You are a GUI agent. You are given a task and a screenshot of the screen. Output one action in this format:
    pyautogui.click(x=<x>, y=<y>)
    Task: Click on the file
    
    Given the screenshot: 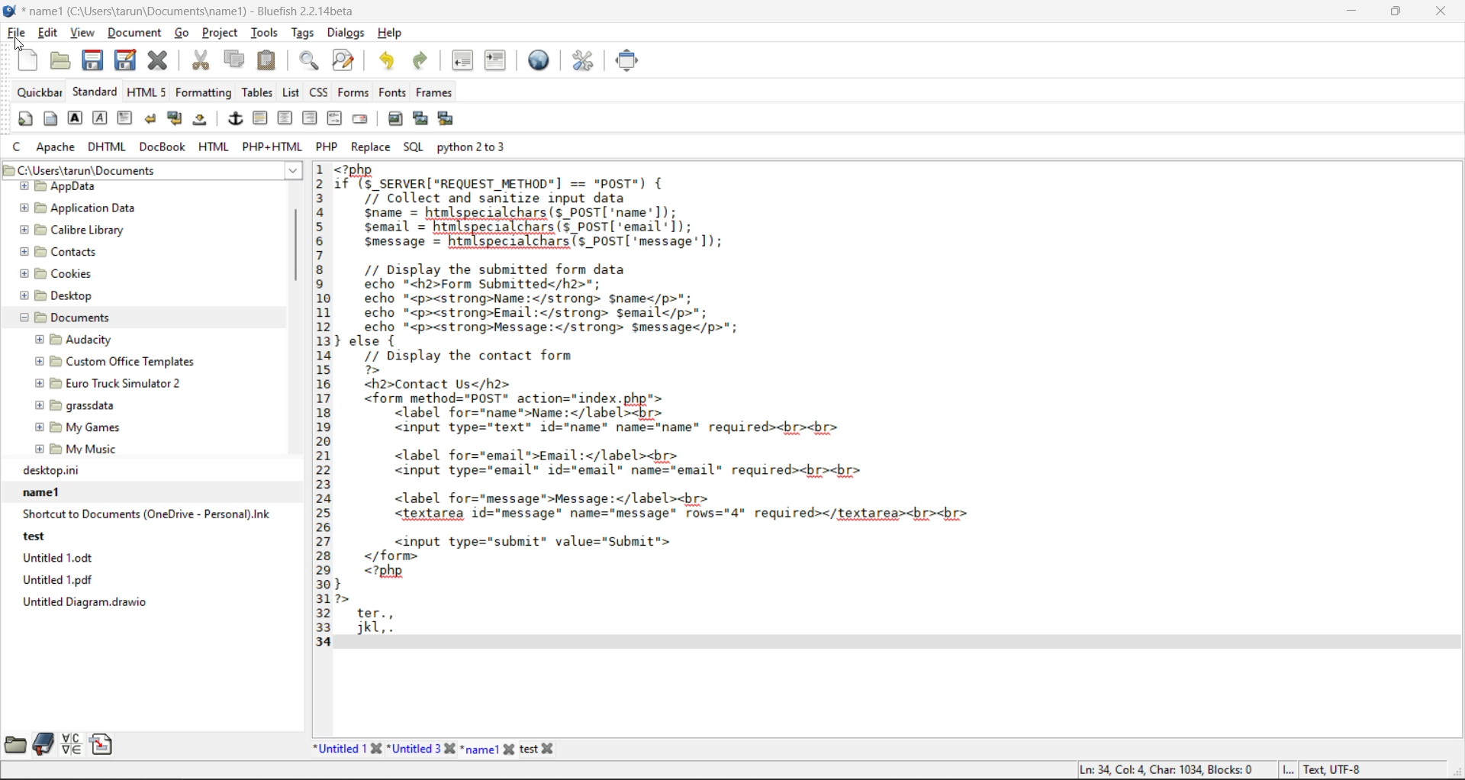 What is the action you would take?
    pyautogui.click(x=17, y=33)
    